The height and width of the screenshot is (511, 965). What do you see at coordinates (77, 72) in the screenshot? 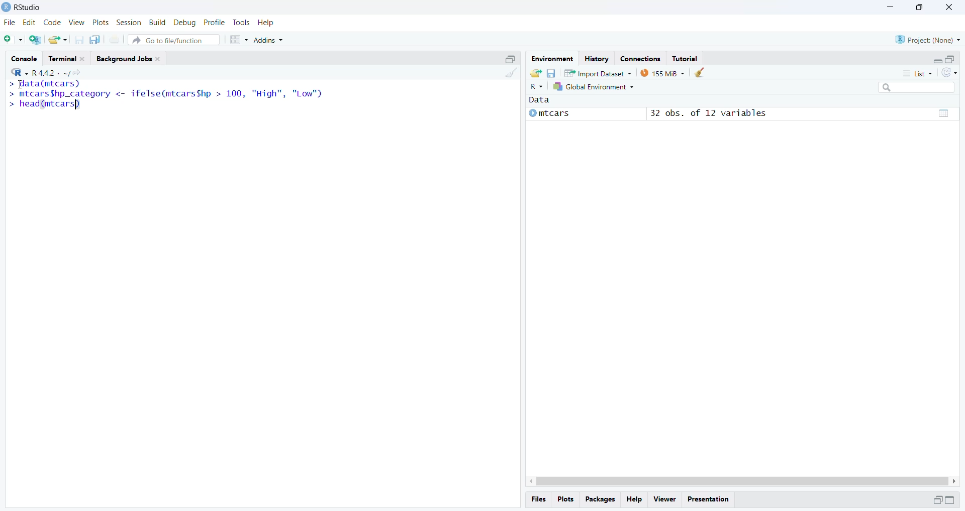
I see `View the current working directory` at bounding box center [77, 72].